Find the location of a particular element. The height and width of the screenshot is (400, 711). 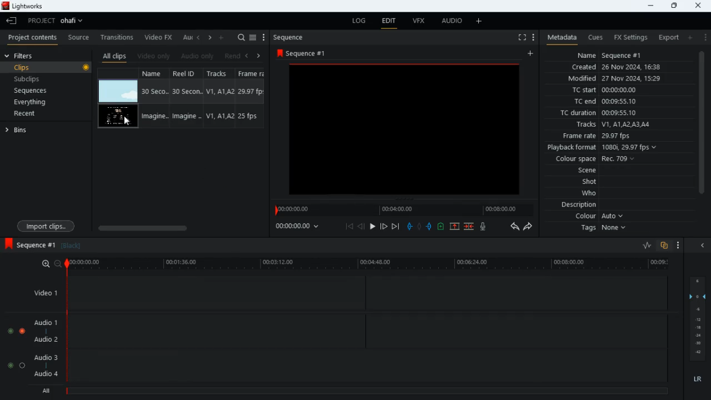

push is located at coordinates (430, 227).